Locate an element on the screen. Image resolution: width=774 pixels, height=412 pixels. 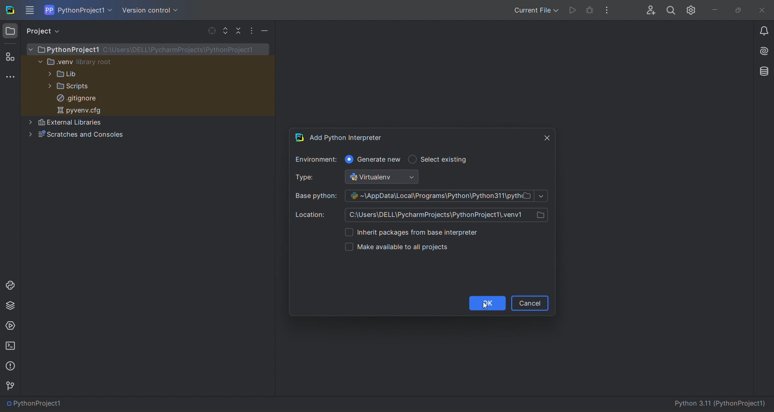
tab title is located at coordinates (411, 135).